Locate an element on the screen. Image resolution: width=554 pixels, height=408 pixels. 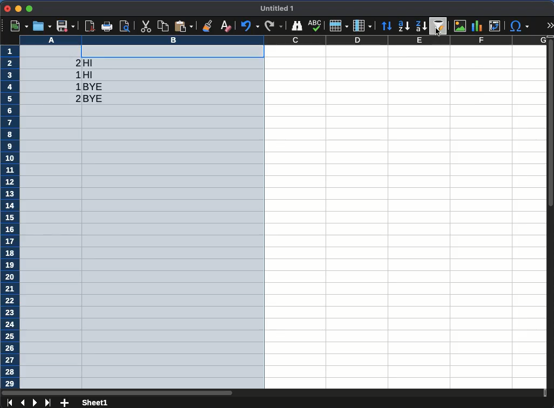
untitled 1 is located at coordinates (278, 8).